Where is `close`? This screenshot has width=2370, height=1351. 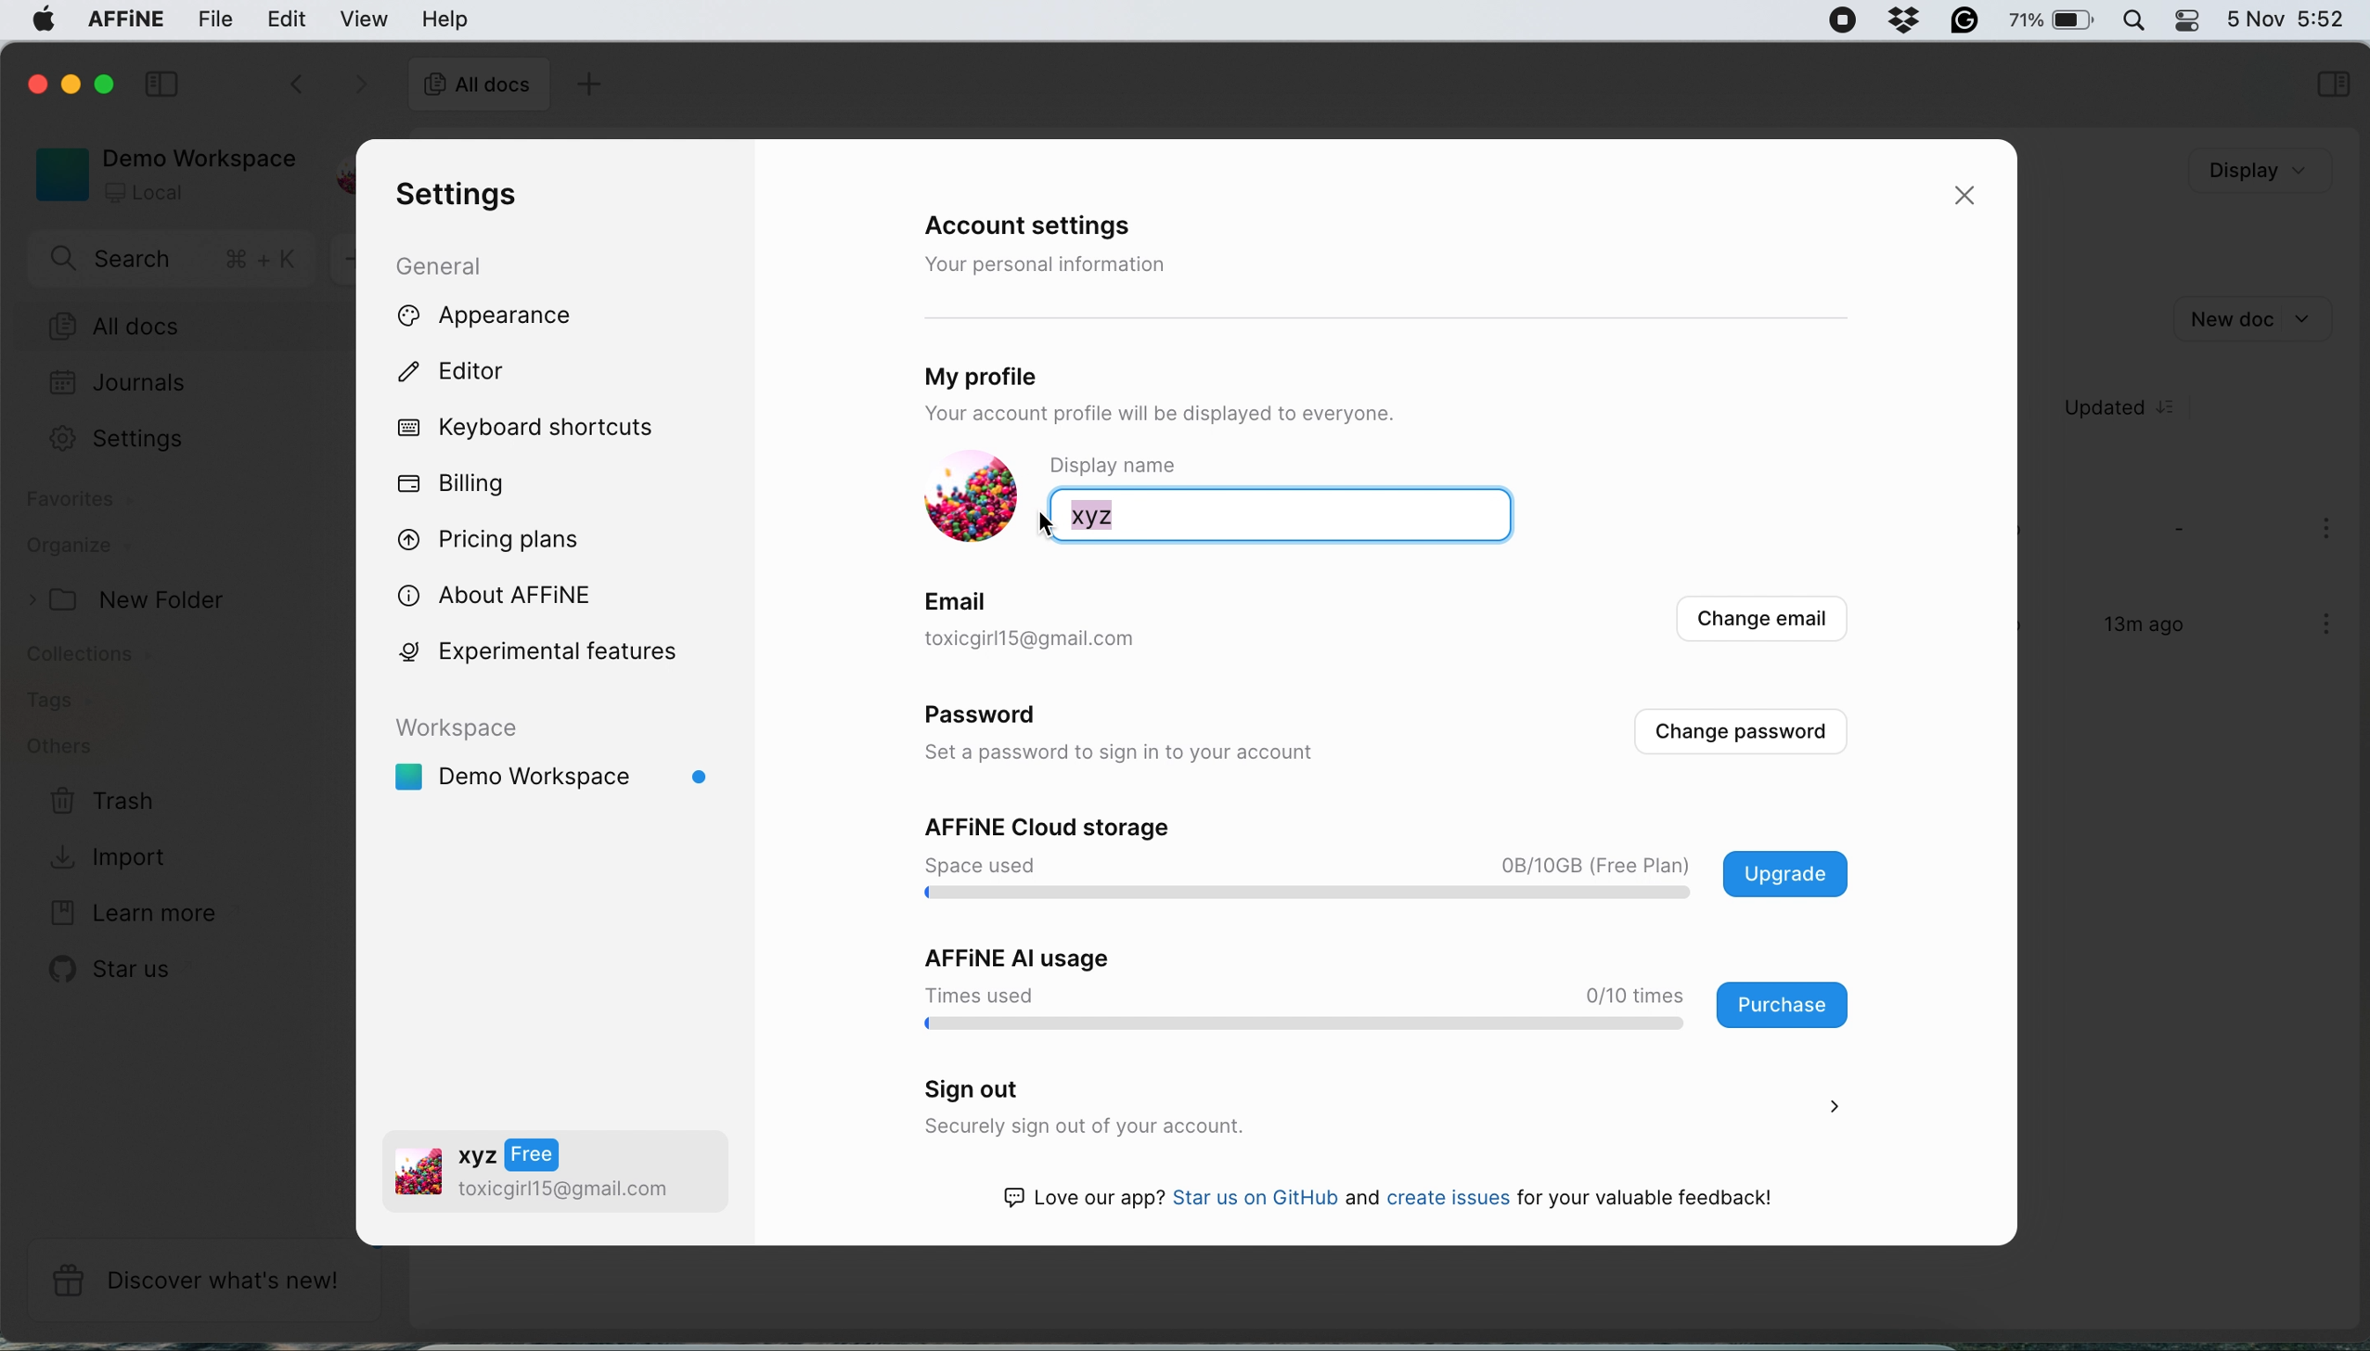
close is located at coordinates (1972, 197).